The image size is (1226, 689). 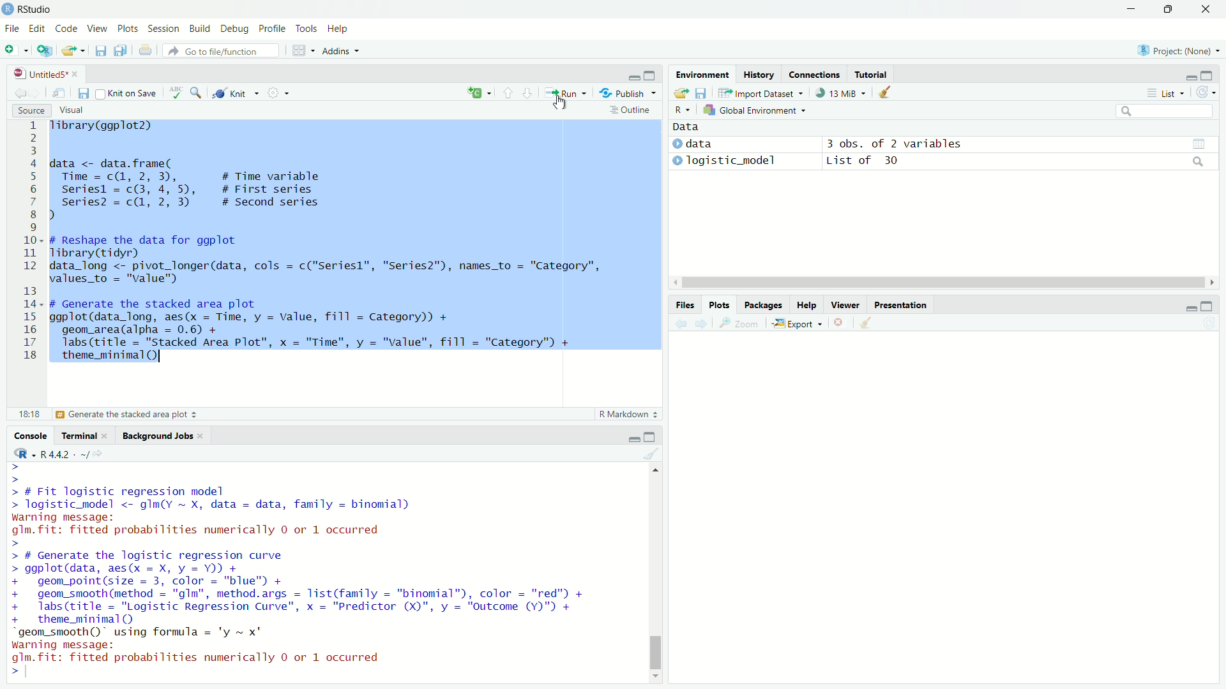 What do you see at coordinates (47, 51) in the screenshot?
I see `add script` at bounding box center [47, 51].